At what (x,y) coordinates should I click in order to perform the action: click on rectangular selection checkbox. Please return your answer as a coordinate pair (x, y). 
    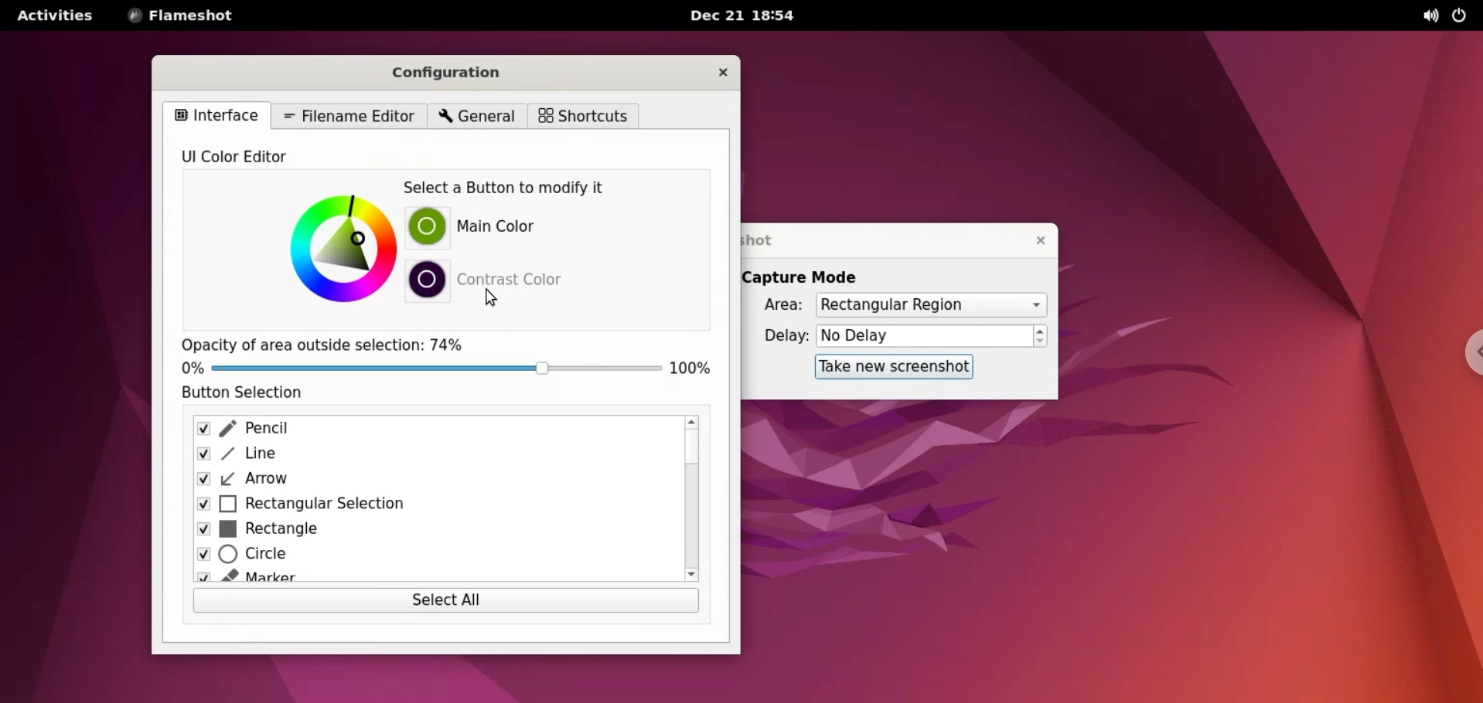
    Looking at the image, I should click on (428, 506).